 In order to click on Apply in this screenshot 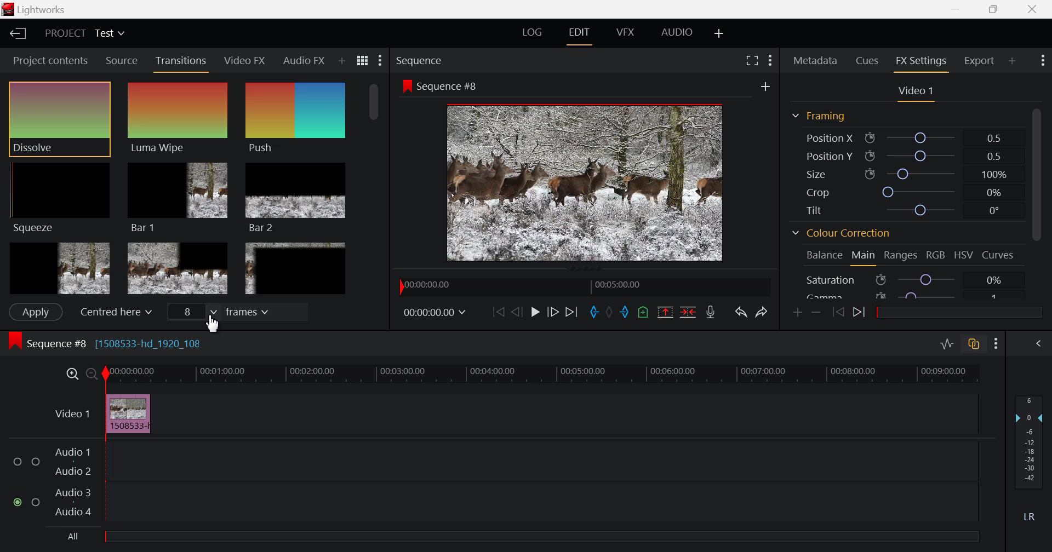, I will do `click(34, 313)`.